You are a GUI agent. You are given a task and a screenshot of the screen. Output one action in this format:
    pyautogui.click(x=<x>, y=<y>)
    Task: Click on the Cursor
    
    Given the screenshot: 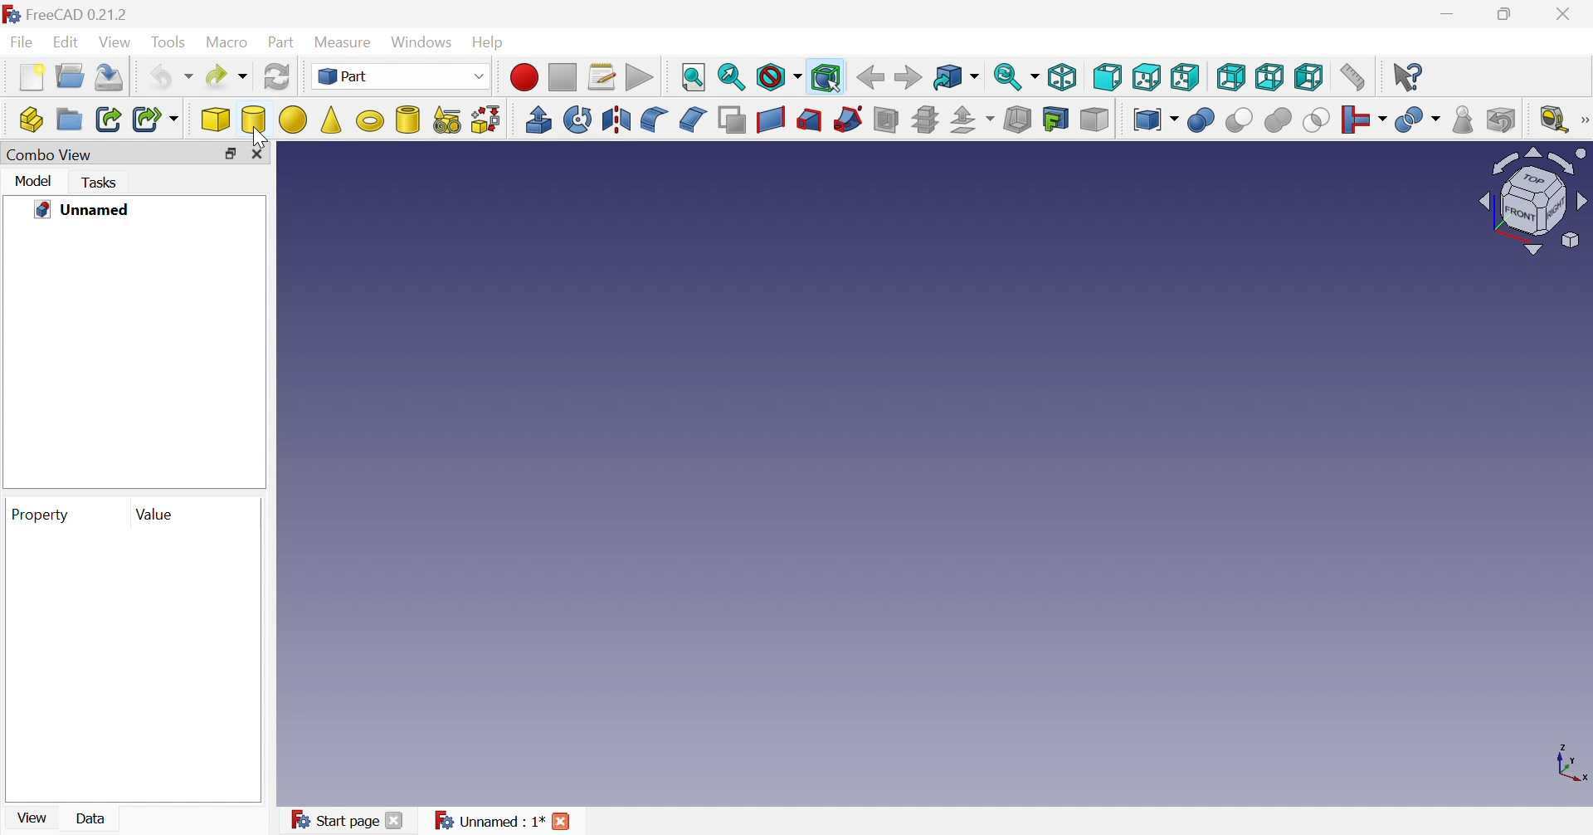 What is the action you would take?
    pyautogui.click(x=266, y=141)
    